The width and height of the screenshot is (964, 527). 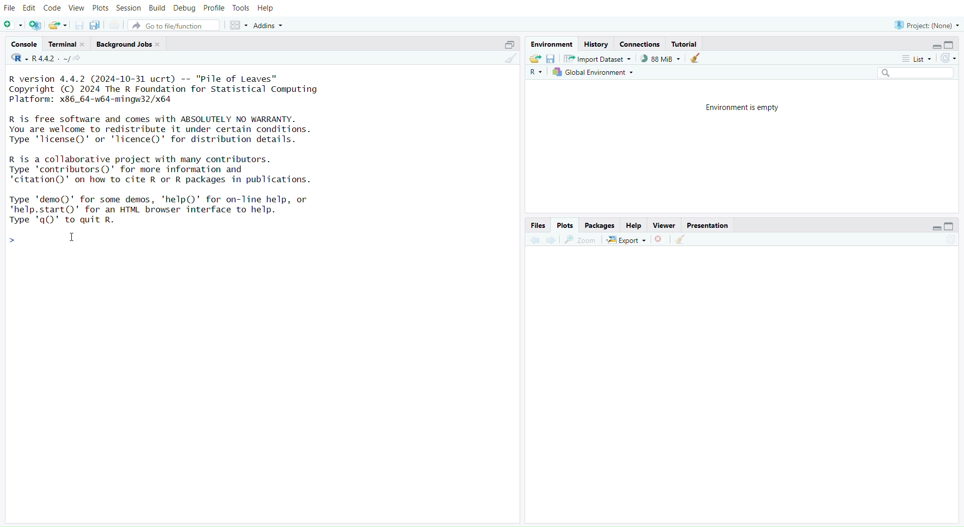 I want to click on 88mib, so click(x=661, y=58).